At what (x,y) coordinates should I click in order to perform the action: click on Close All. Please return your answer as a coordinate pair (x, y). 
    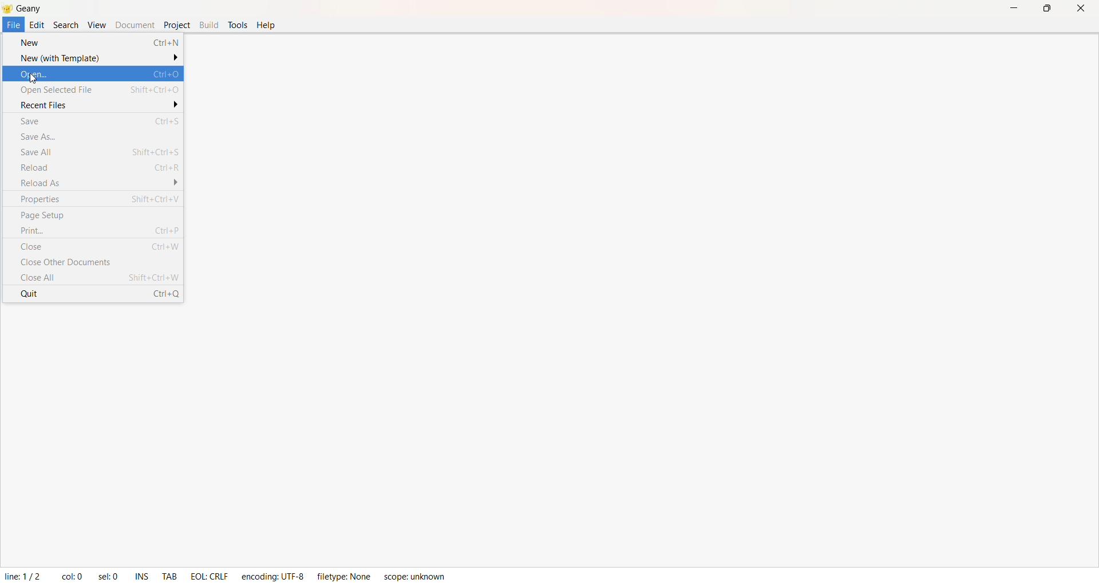
    Looking at the image, I should click on (98, 278).